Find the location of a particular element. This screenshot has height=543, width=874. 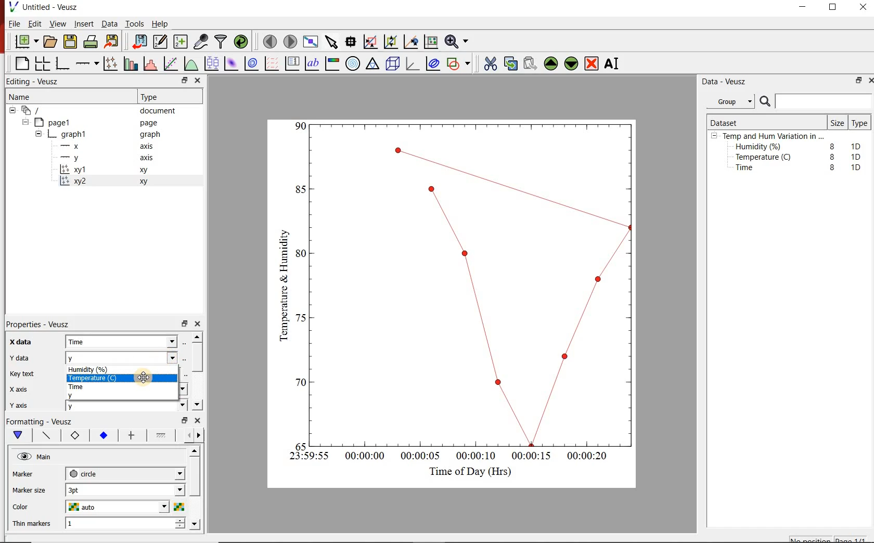

Plot points with lines and error bars is located at coordinates (110, 62).